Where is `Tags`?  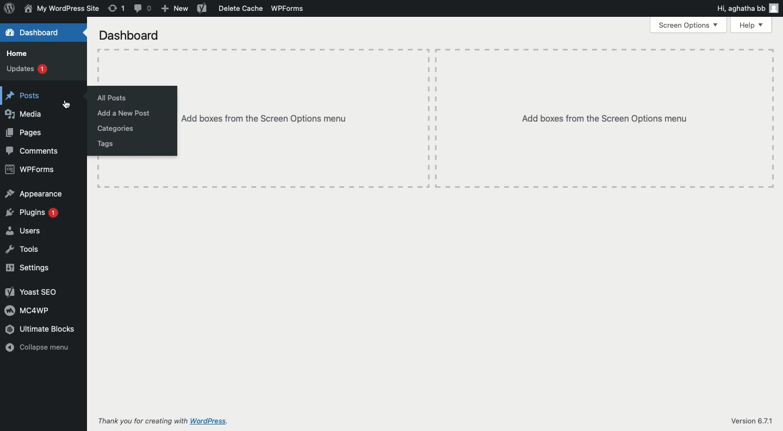 Tags is located at coordinates (107, 143).